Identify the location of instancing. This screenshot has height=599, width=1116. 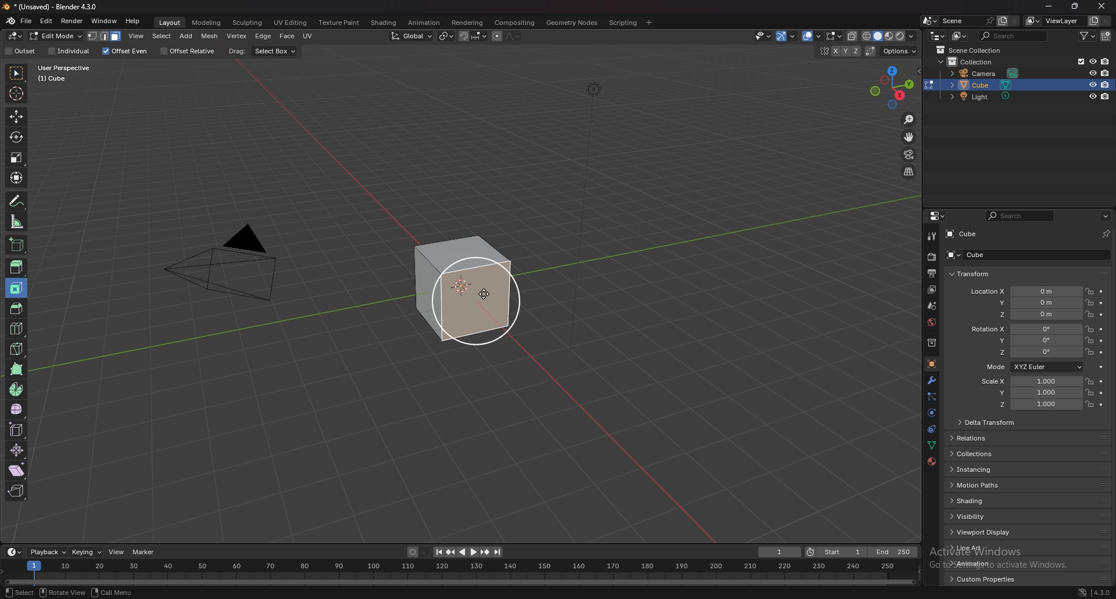
(985, 470).